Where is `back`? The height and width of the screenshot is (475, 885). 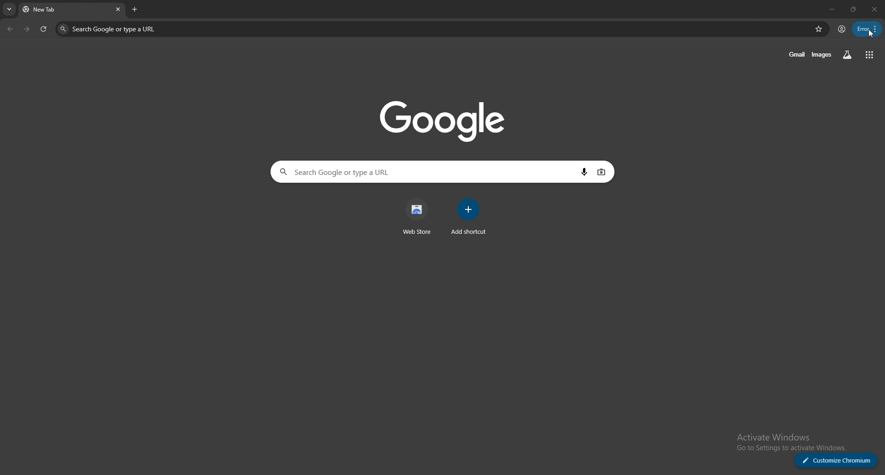 back is located at coordinates (10, 29).